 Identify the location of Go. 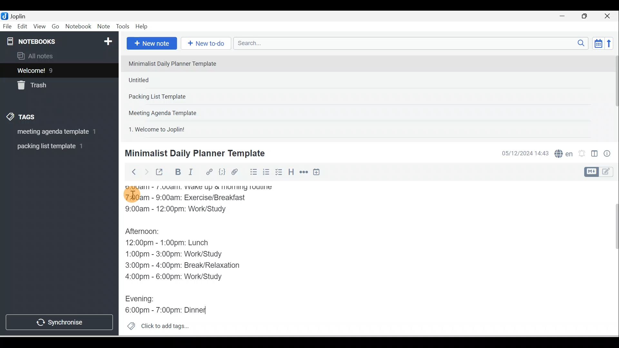
(56, 27).